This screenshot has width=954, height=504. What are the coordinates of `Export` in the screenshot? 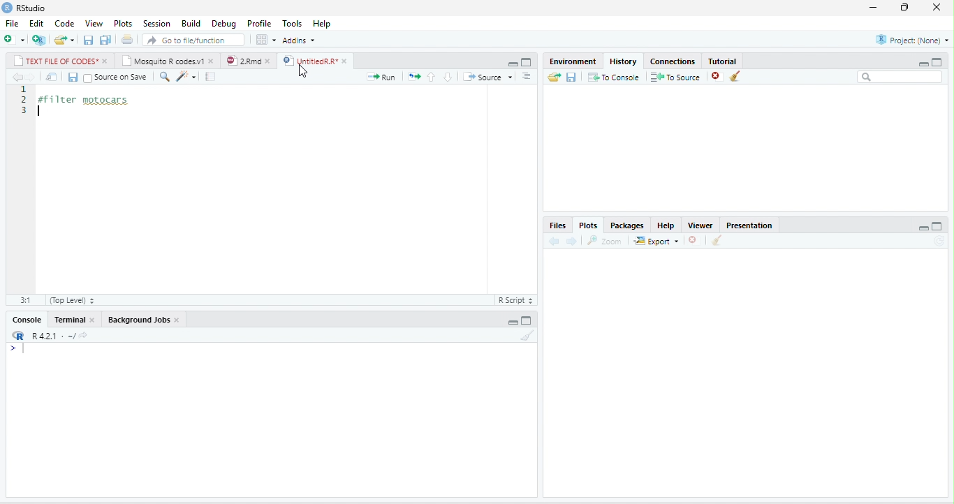 It's located at (656, 241).